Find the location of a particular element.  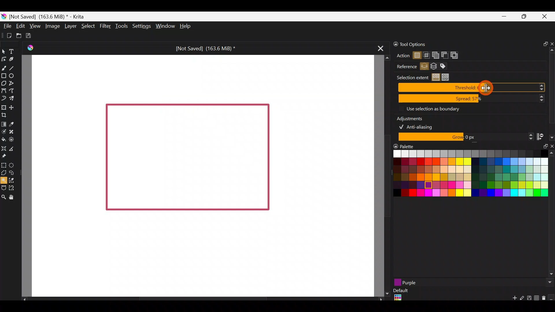

Add a new colour swatch is located at coordinates (512, 299).